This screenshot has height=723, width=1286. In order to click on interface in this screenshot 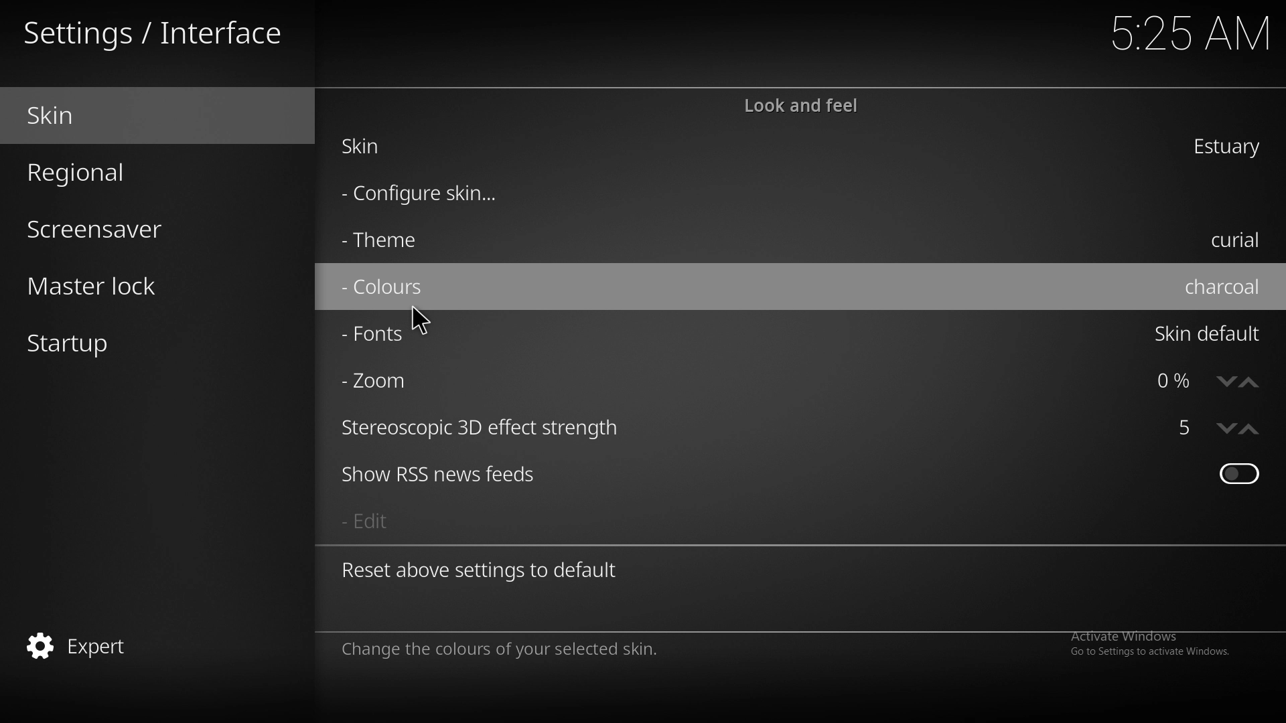, I will do `click(157, 29)`.